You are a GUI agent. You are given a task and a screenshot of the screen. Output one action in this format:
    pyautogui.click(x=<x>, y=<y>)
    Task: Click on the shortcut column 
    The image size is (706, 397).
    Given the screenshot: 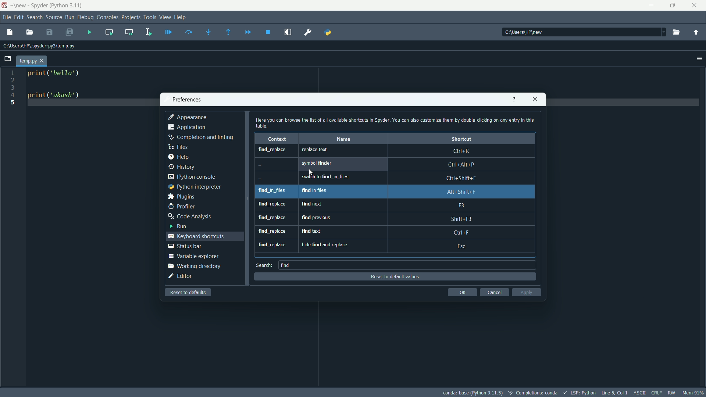 What is the action you would take?
    pyautogui.click(x=462, y=138)
    